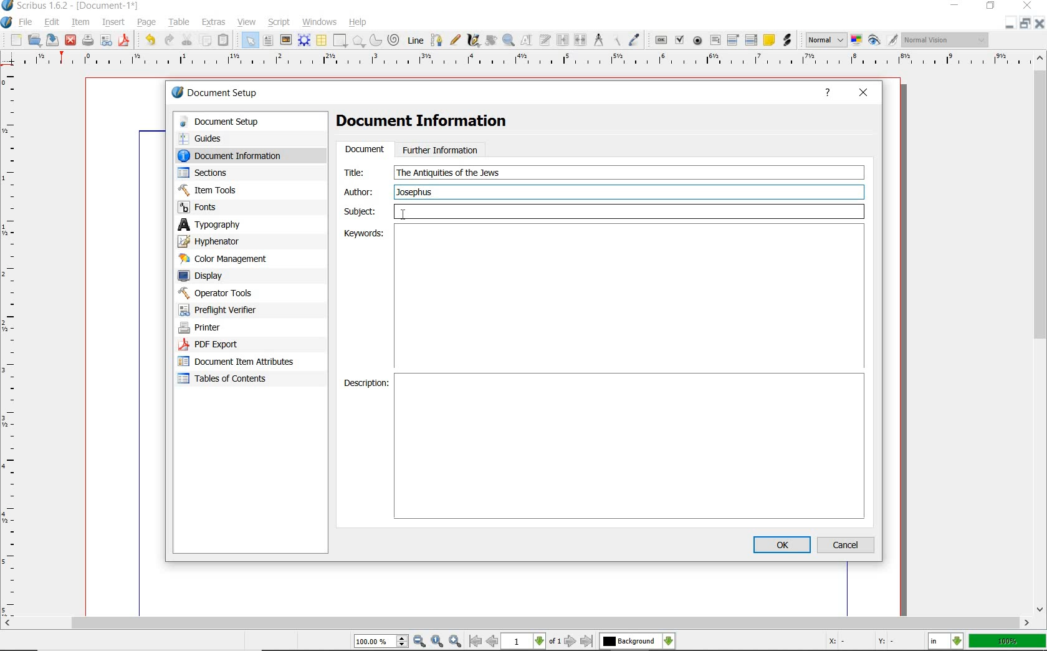 The image size is (1047, 651). What do you see at coordinates (214, 22) in the screenshot?
I see `extras` at bounding box center [214, 22].